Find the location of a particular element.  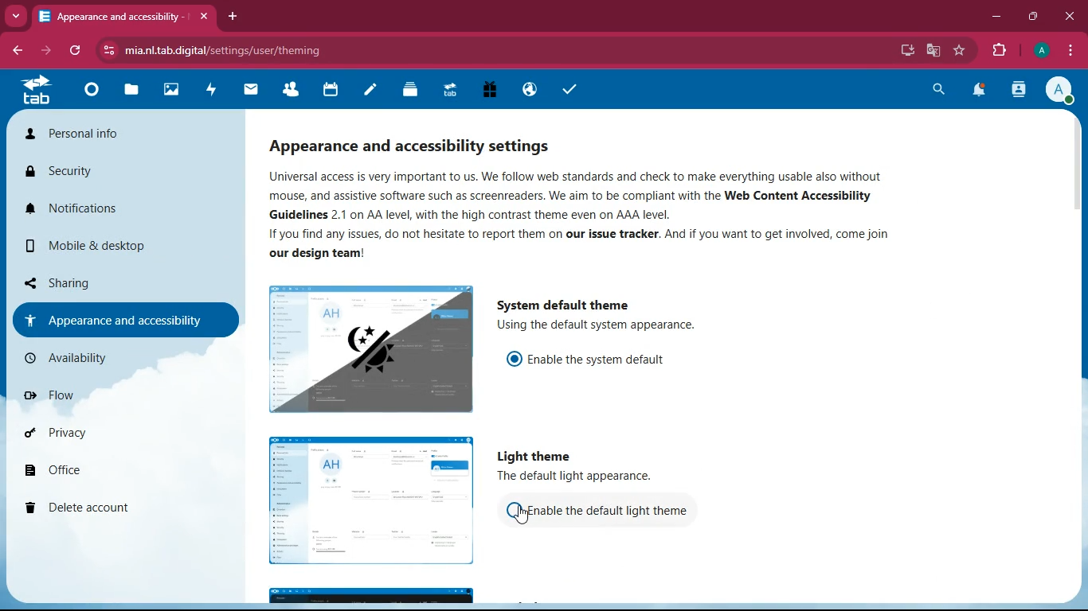

delete is located at coordinates (121, 506).